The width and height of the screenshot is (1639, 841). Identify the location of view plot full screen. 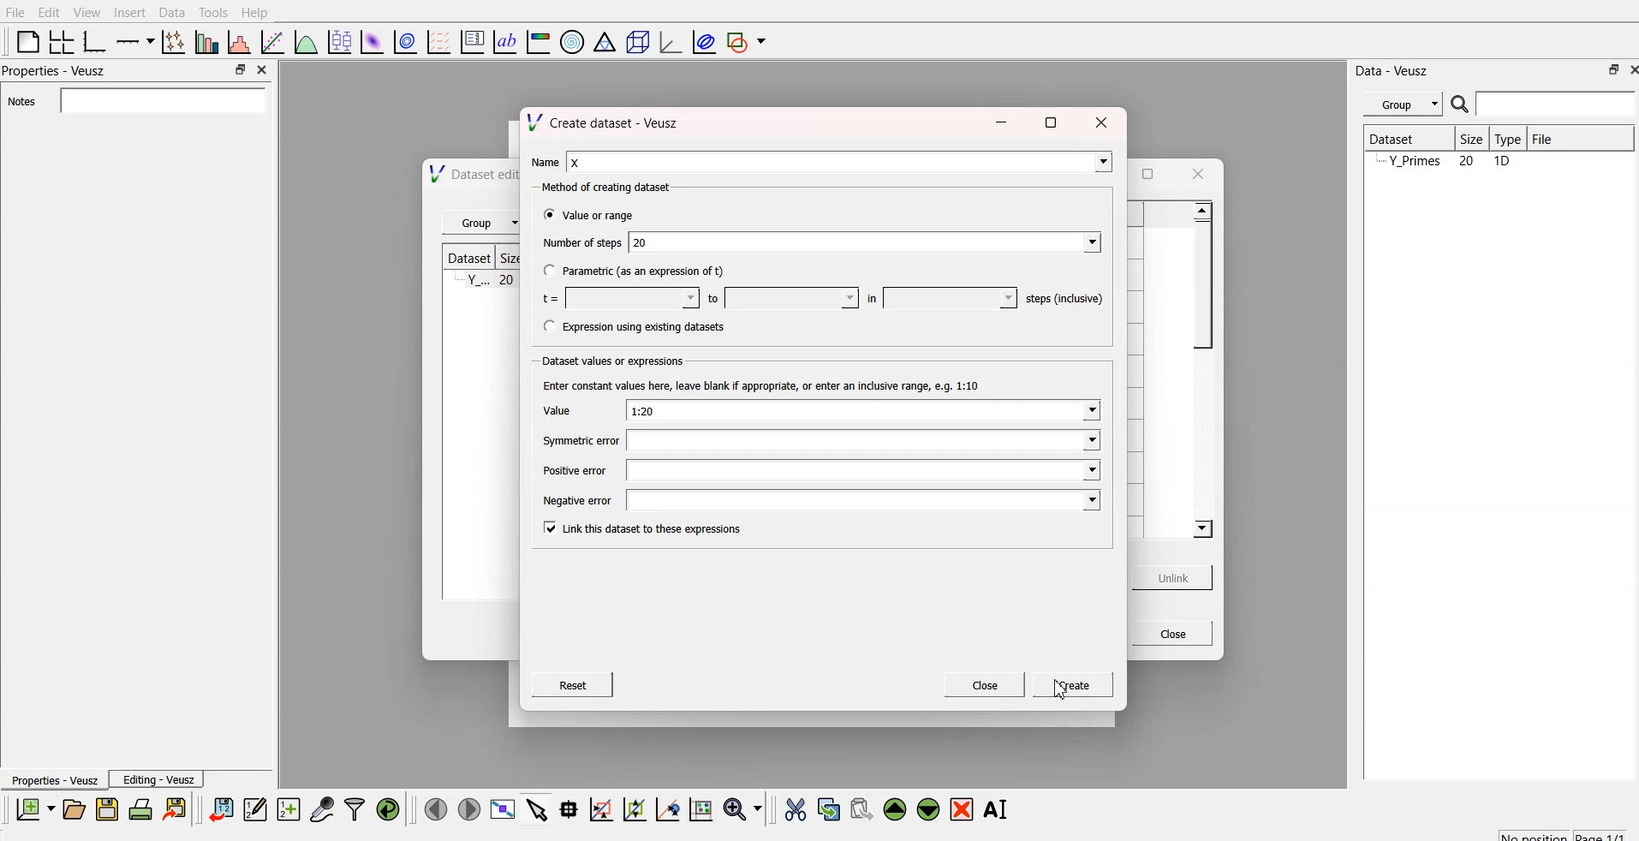
(504, 808).